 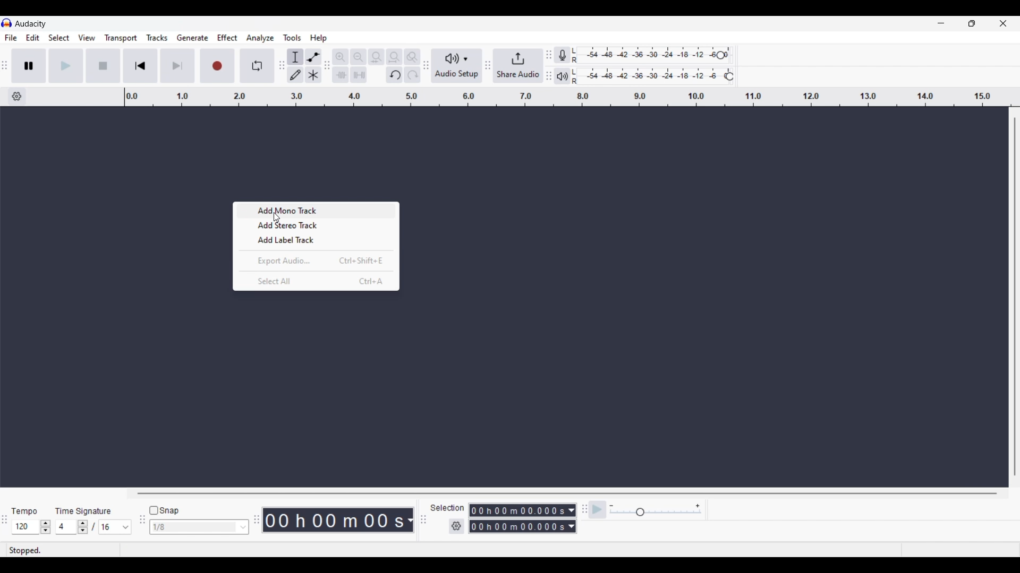 I want to click on Playback meter, so click(x=568, y=76).